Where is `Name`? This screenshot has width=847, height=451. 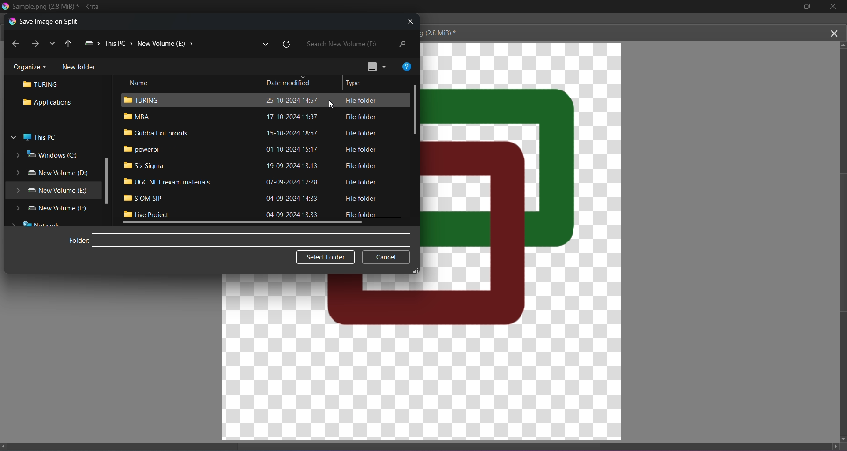
Name is located at coordinates (139, 83).